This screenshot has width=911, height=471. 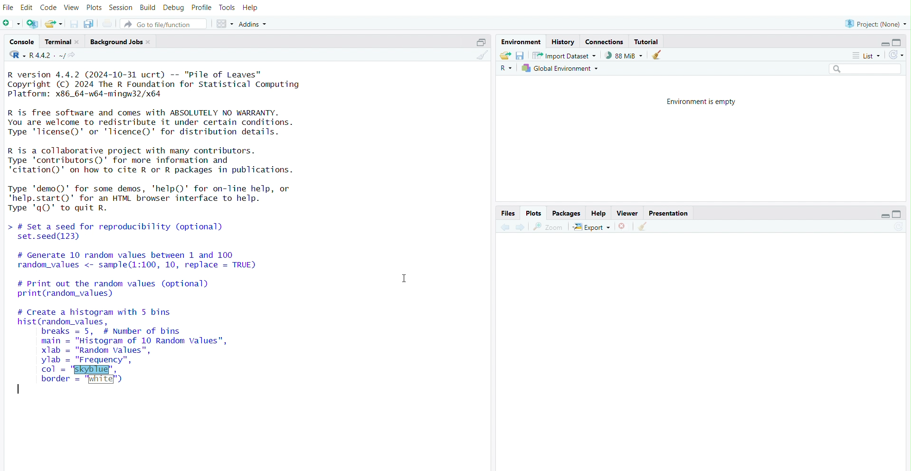 I want to click on maximize, so click(x=902, y=41).